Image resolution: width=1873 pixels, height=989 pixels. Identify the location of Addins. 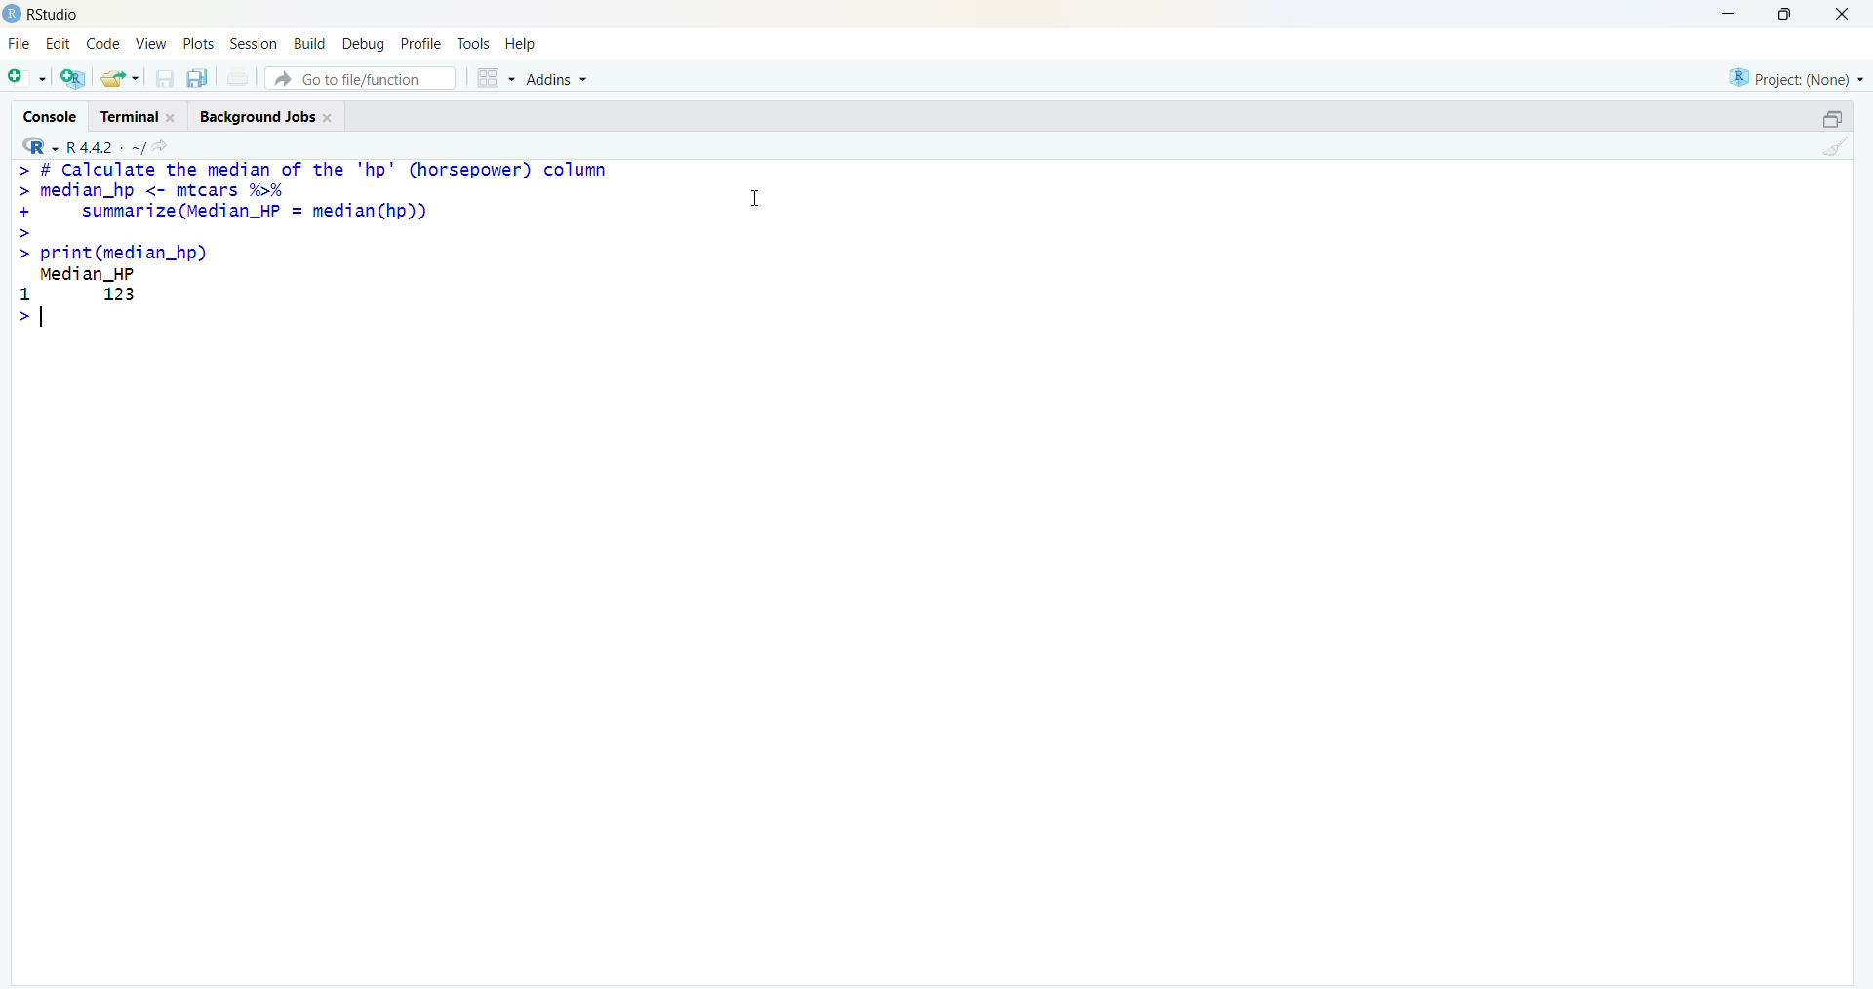
(558, 78).